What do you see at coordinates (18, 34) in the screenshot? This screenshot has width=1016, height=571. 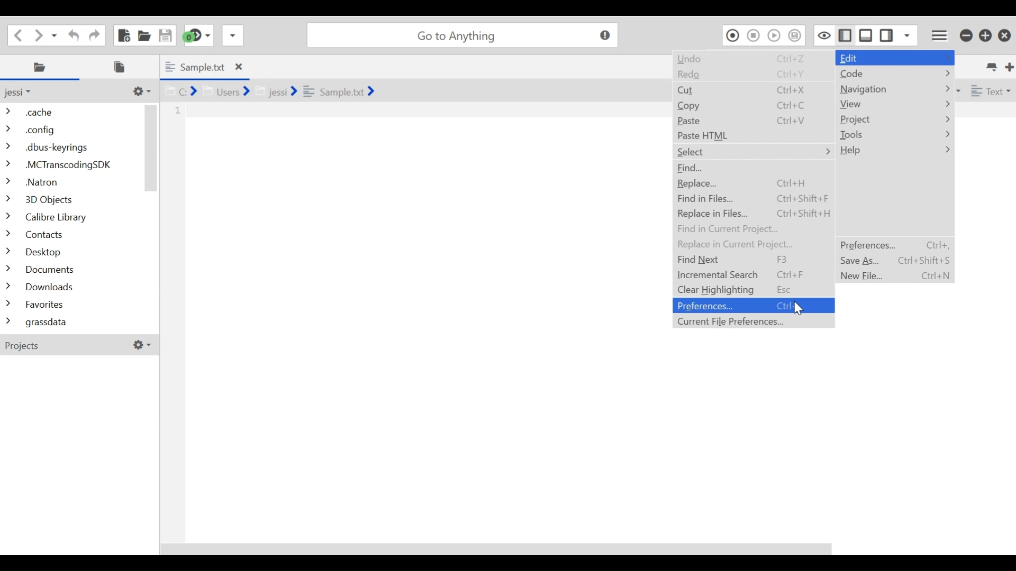 I see `Go back one location` at bounding box center [18, 34].